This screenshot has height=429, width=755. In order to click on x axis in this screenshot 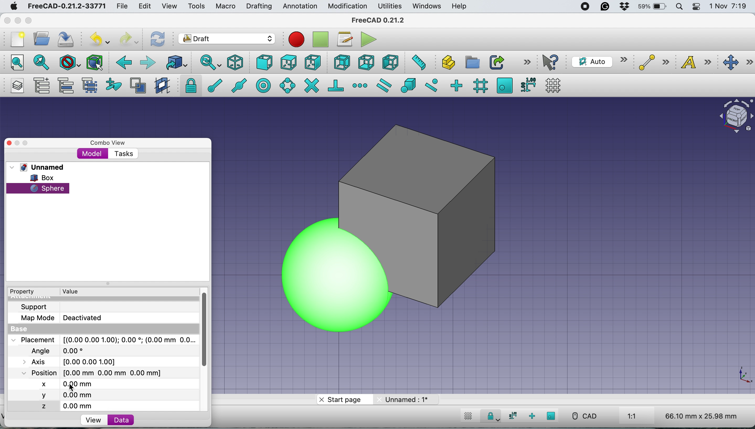, I will do `click(65, 383)`.